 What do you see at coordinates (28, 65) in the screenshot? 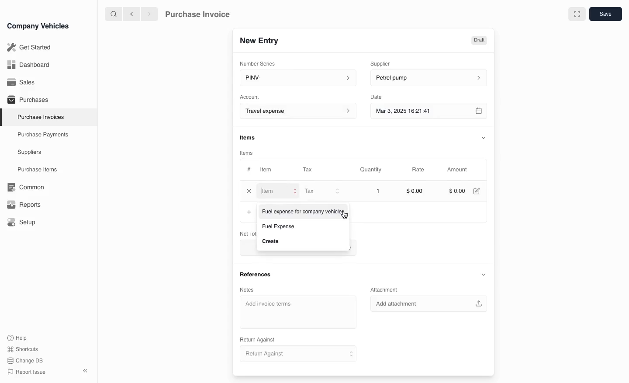
I see `Dashboard` at bounding box center [28, 65].